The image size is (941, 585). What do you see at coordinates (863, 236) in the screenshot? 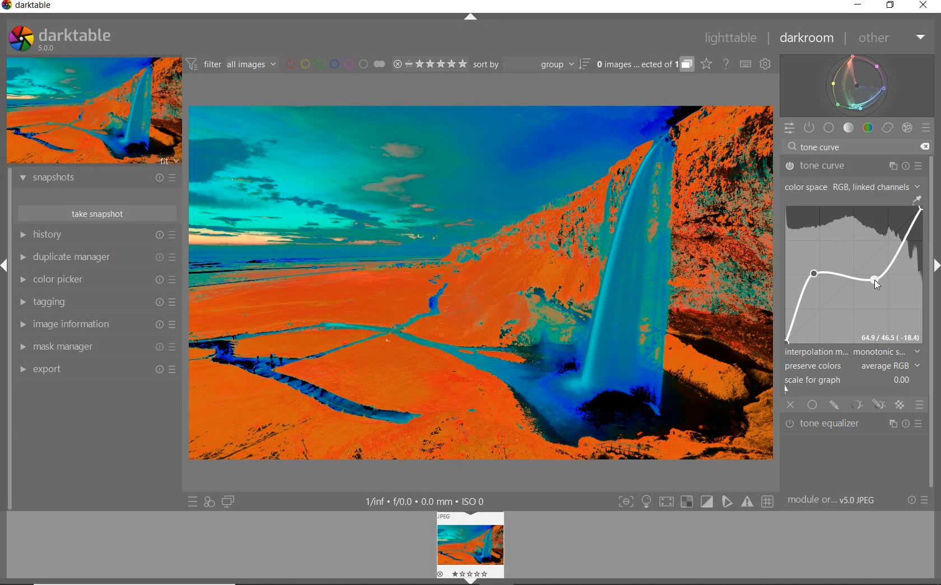
I see `CURSOR` at bounding box center [863, 236].